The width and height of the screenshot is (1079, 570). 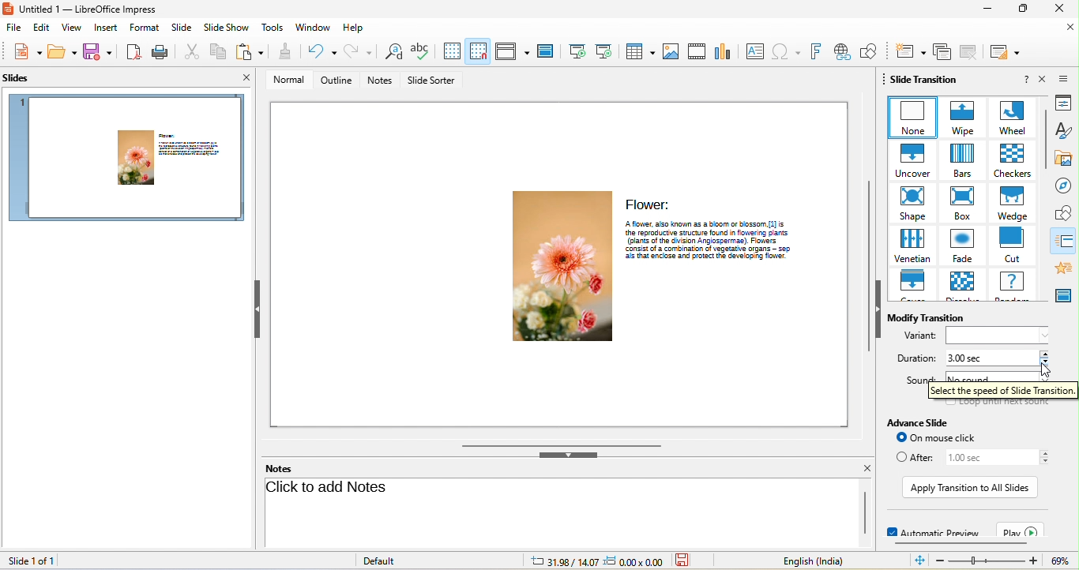 I want to click on notes, so click(x=278, y=468).